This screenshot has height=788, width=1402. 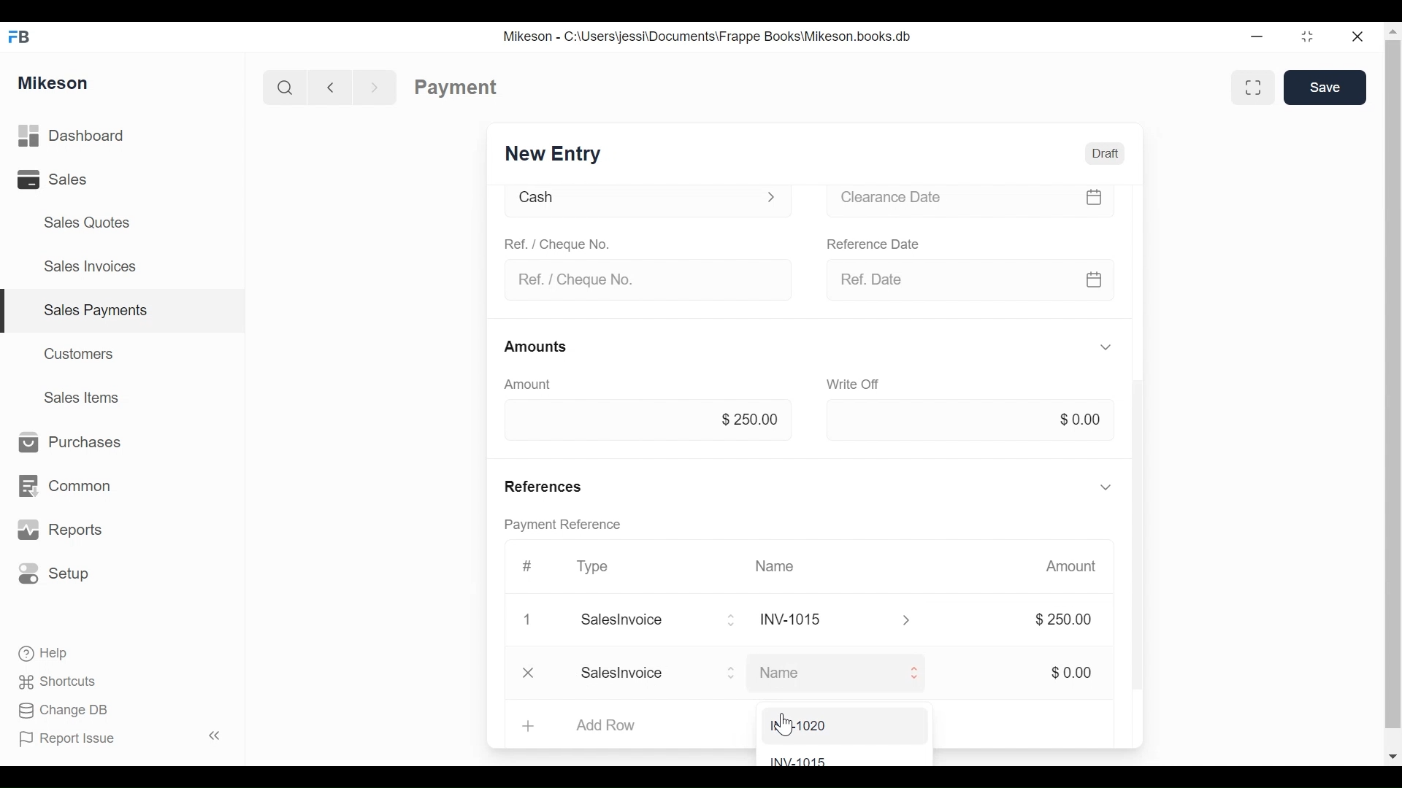 I want to click on Maximize, so click(x=1309, y=39).